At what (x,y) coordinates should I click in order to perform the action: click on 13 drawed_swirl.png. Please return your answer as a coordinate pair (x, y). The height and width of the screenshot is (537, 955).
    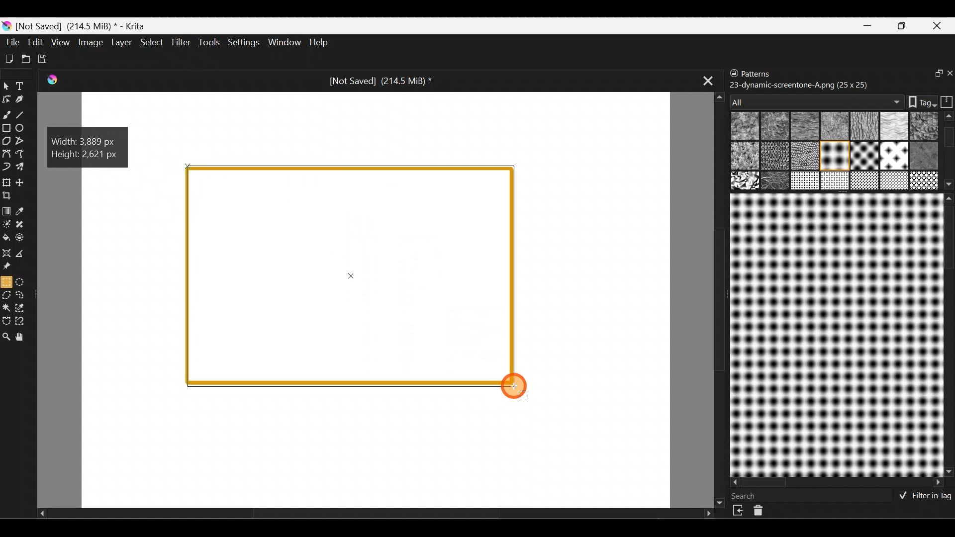
    Looking at the image, I should click on (926, 154).